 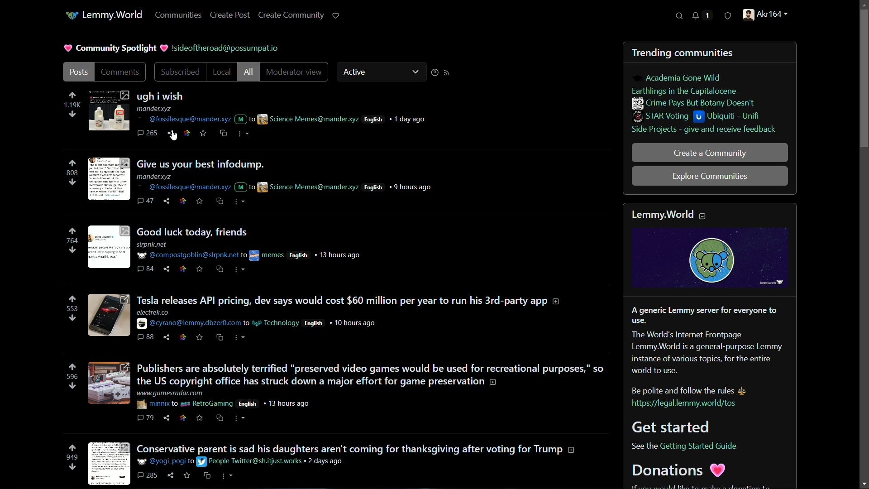 What do you see at coordinates (681, 470) in the screenshot?
I see `Donations` at bounding box center [681, 470].